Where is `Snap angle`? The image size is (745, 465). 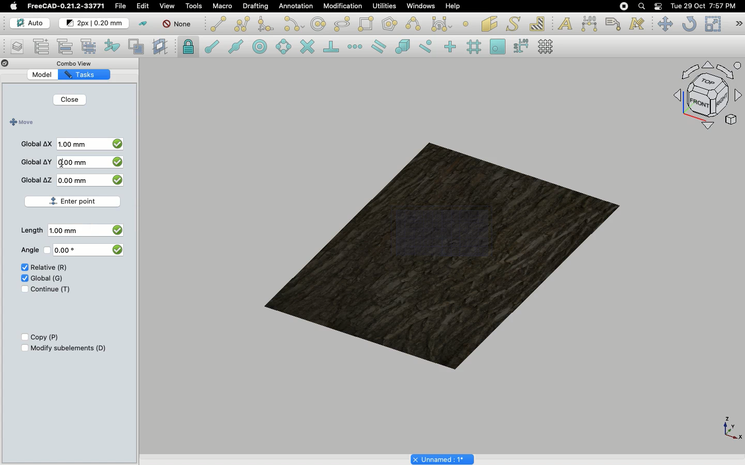 Snap angle is located at coordinates (284, 48).